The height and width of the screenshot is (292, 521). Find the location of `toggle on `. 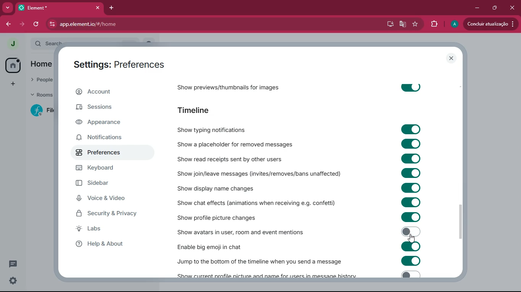

toggle on  is located at coordinates (411, 203).